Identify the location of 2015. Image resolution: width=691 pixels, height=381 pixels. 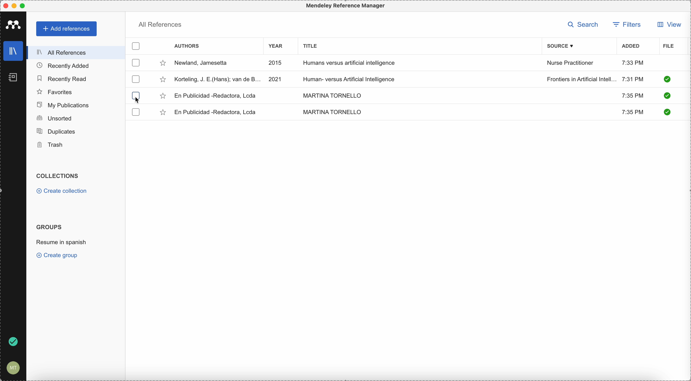
(277, 63).